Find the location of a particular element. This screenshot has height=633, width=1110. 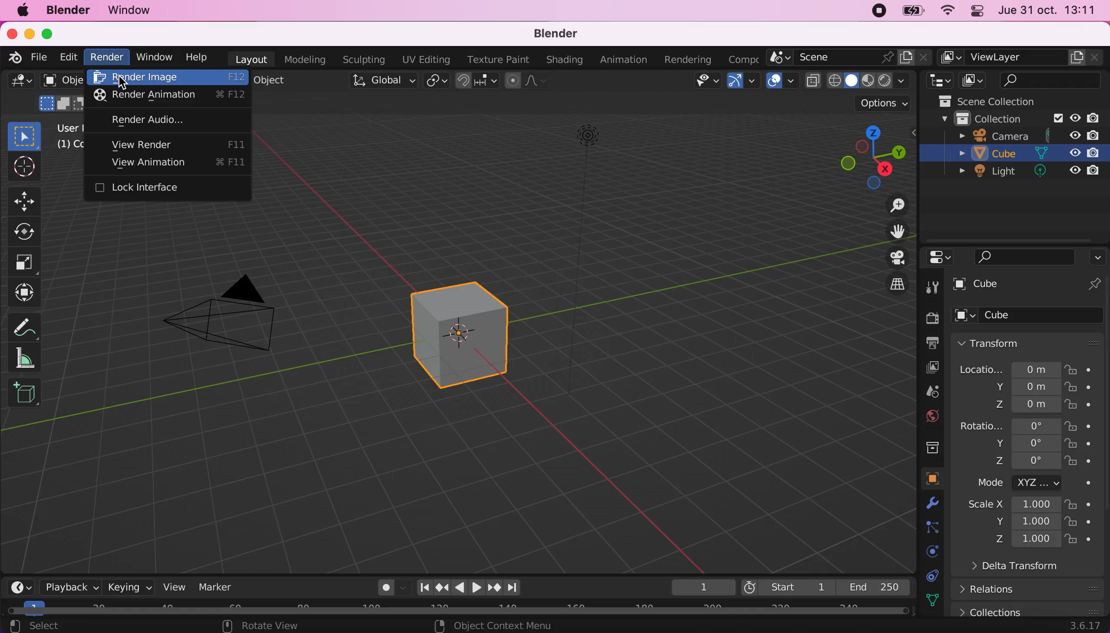

play animation is located at coordinates (459, 587).